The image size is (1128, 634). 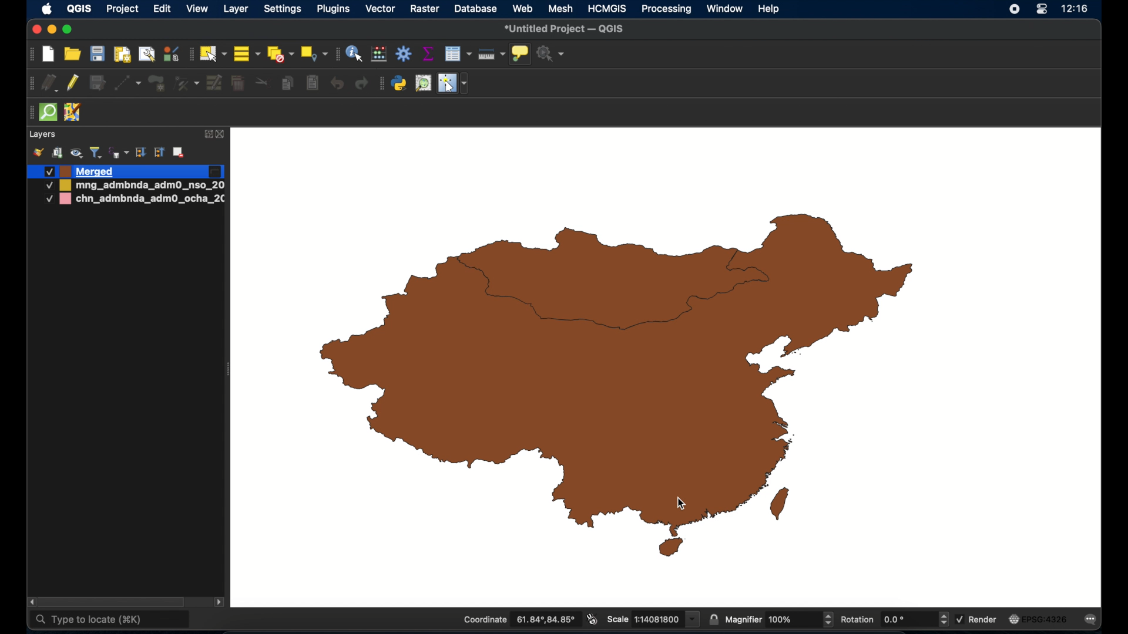 What do you see at coordinates (97, 55) in the screenshot?
I see `save project` at bounding box center [97, 55].